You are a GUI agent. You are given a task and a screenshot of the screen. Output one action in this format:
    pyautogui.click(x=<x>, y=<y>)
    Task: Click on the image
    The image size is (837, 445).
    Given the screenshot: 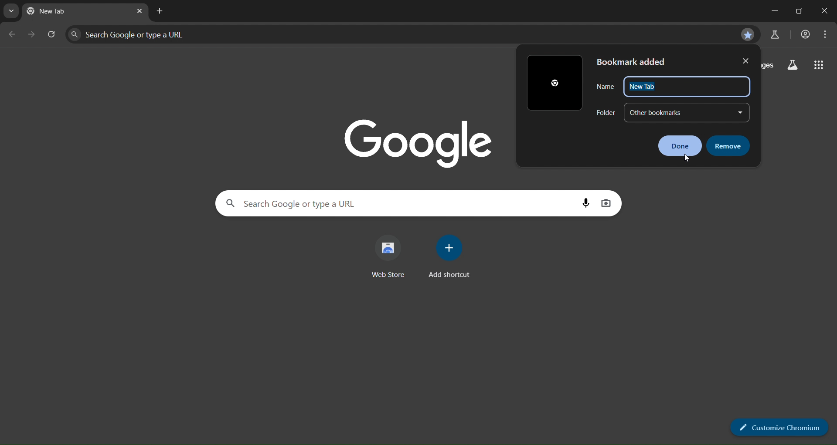 What is the action you would take?
    pyautogui.click(x=555, y=83)
    